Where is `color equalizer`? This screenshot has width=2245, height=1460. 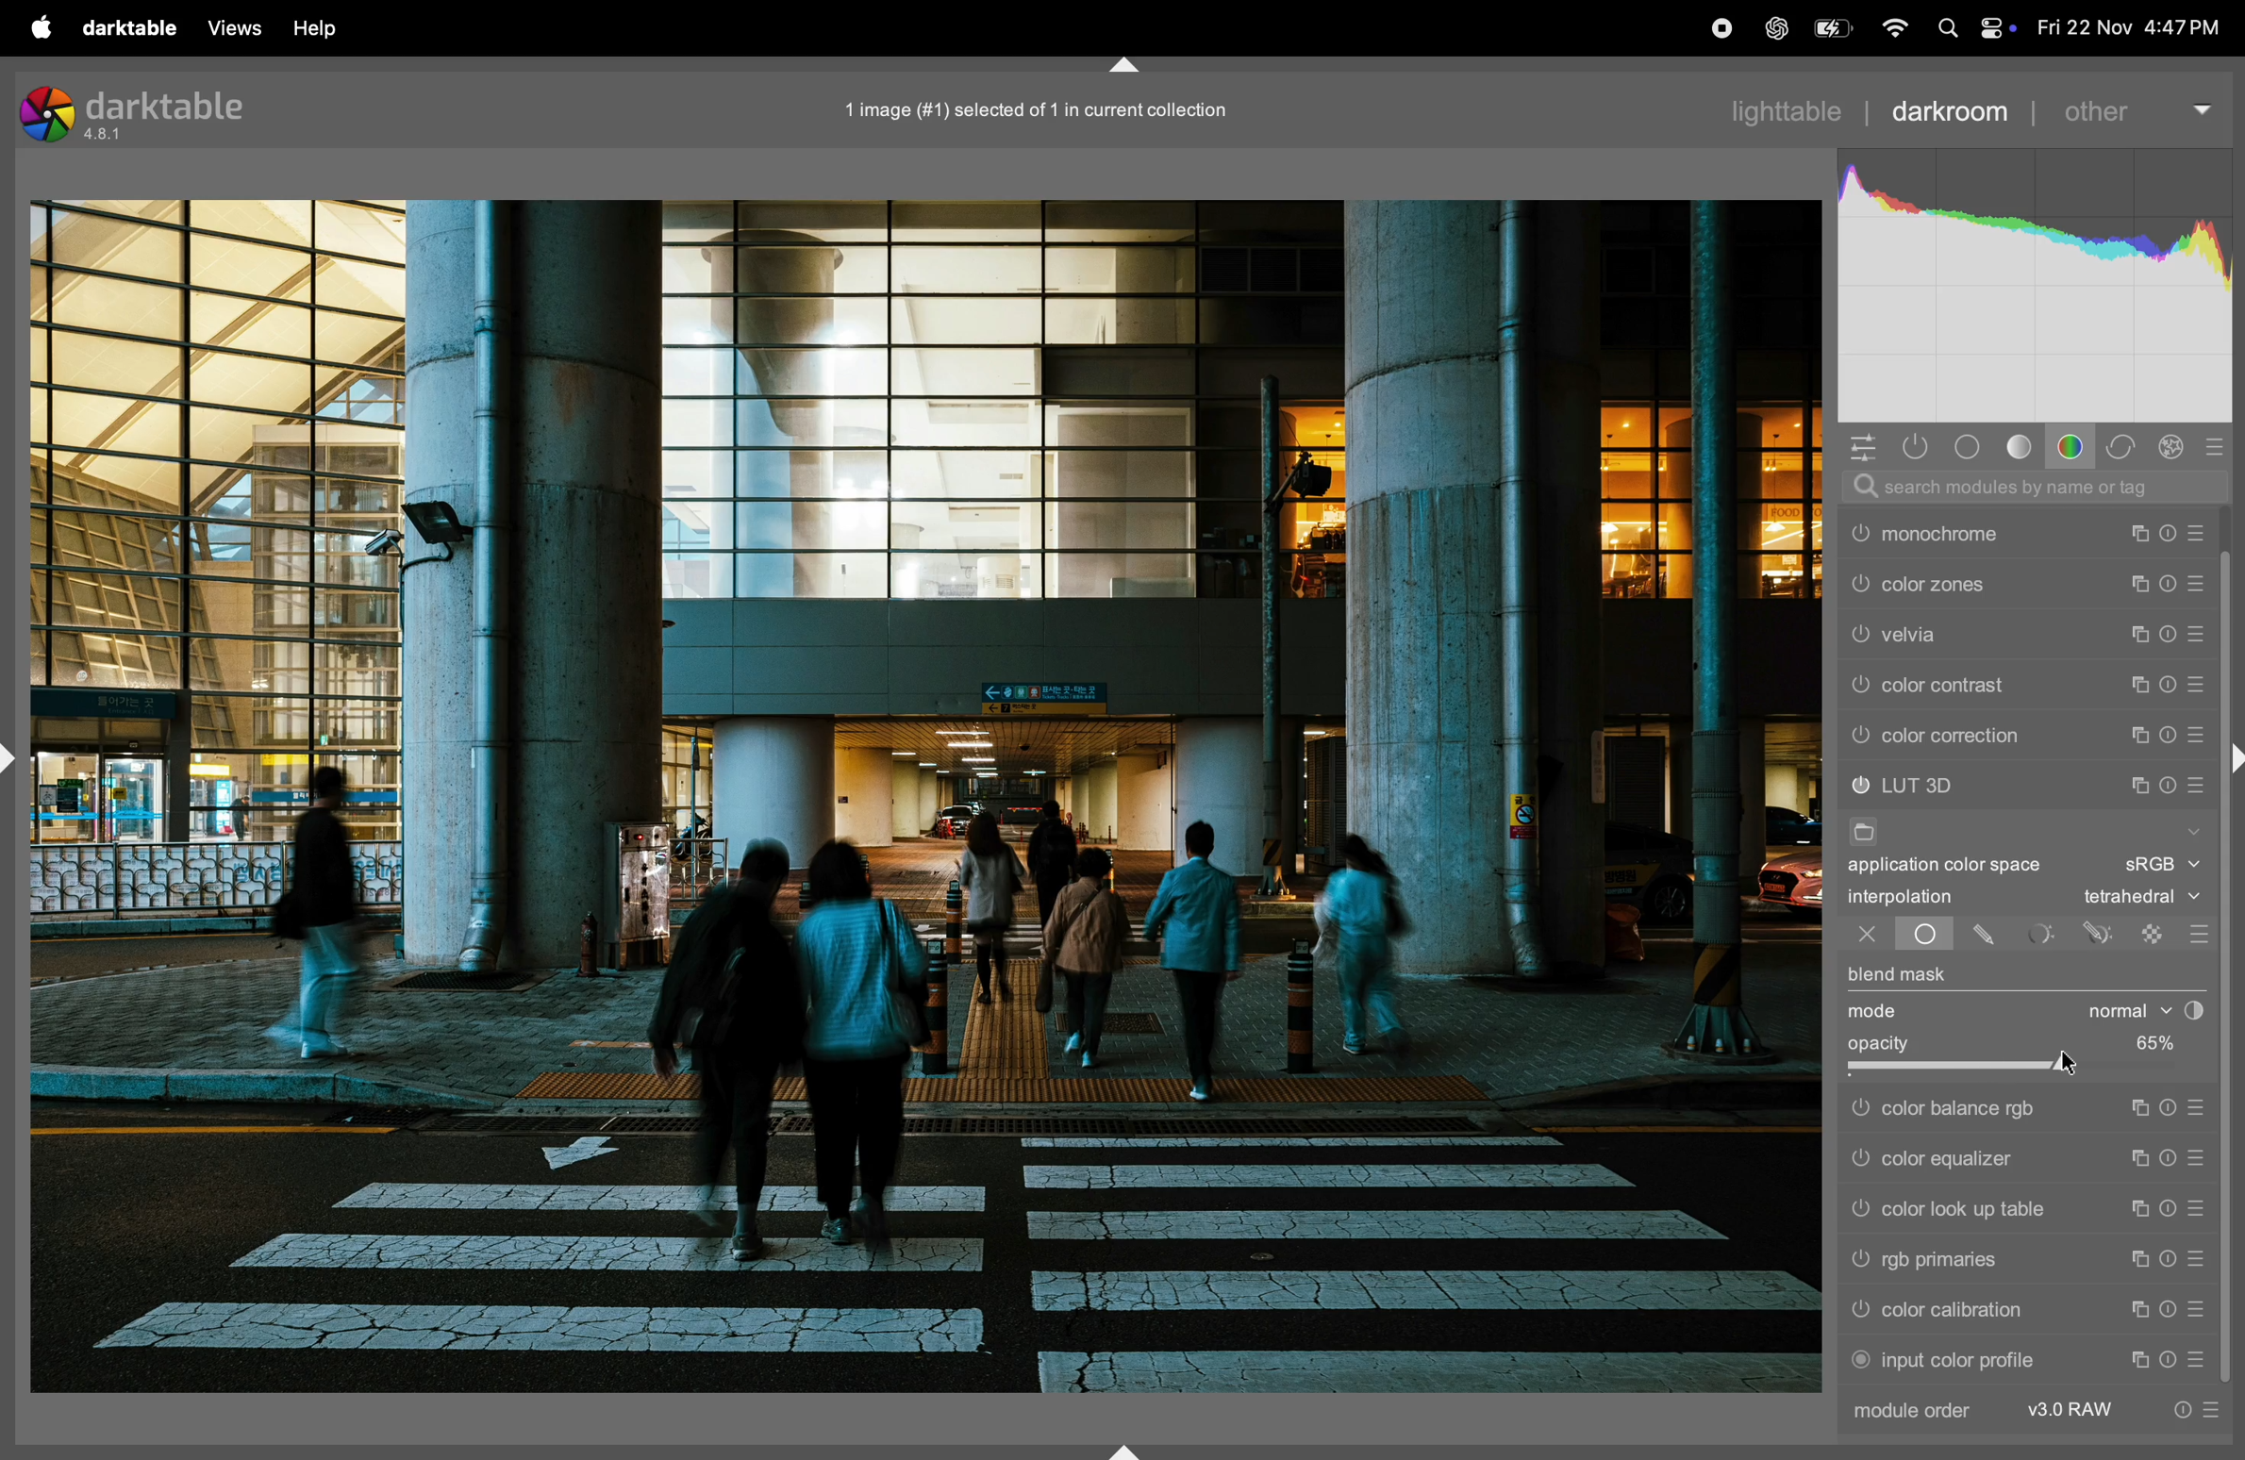 color equalizer is located at coordinates (1981, 1161).